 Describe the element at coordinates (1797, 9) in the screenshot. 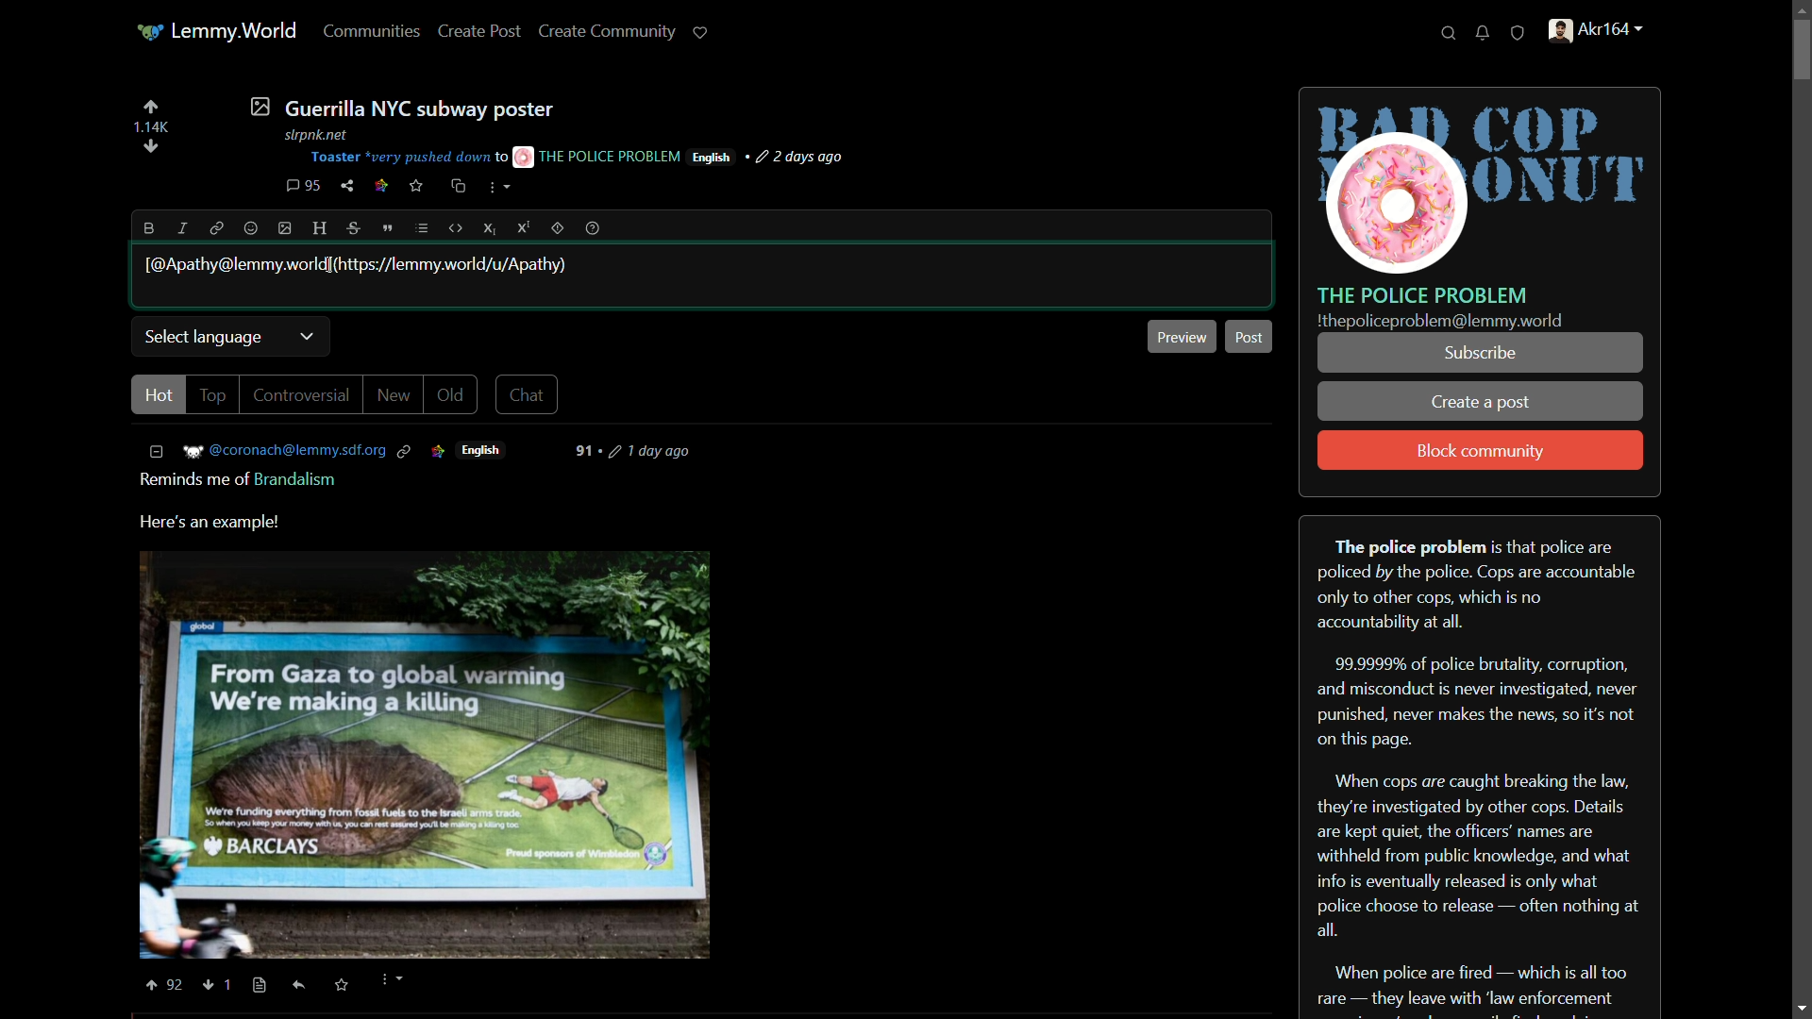

I see `scroll up` at that location.